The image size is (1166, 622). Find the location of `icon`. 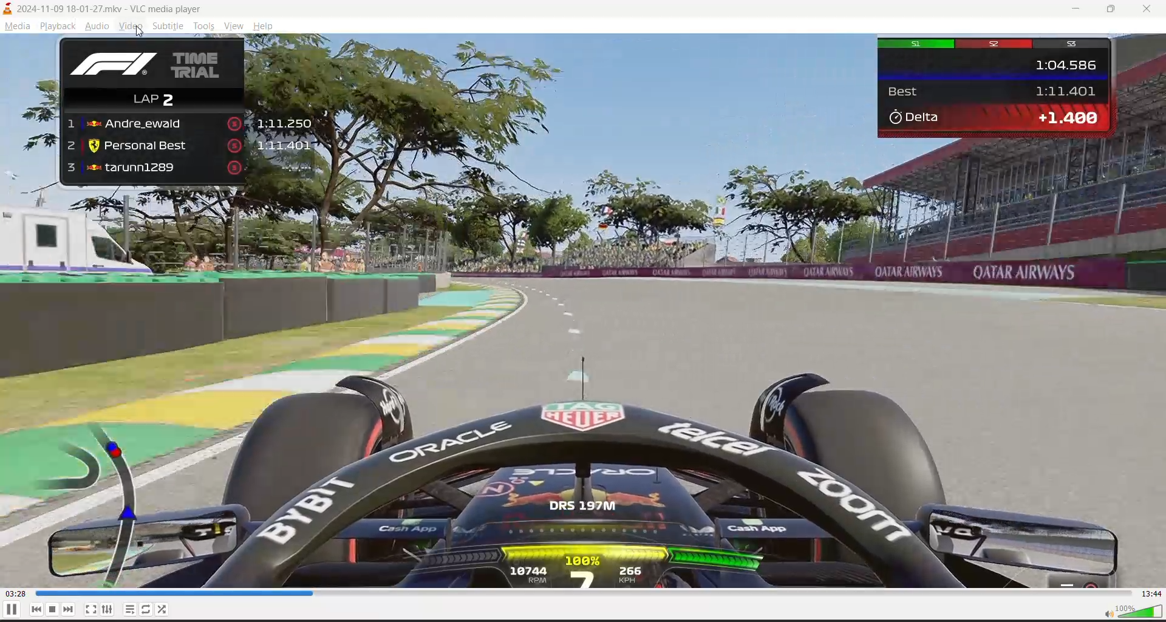

icon is located at coordinates (10, 9).